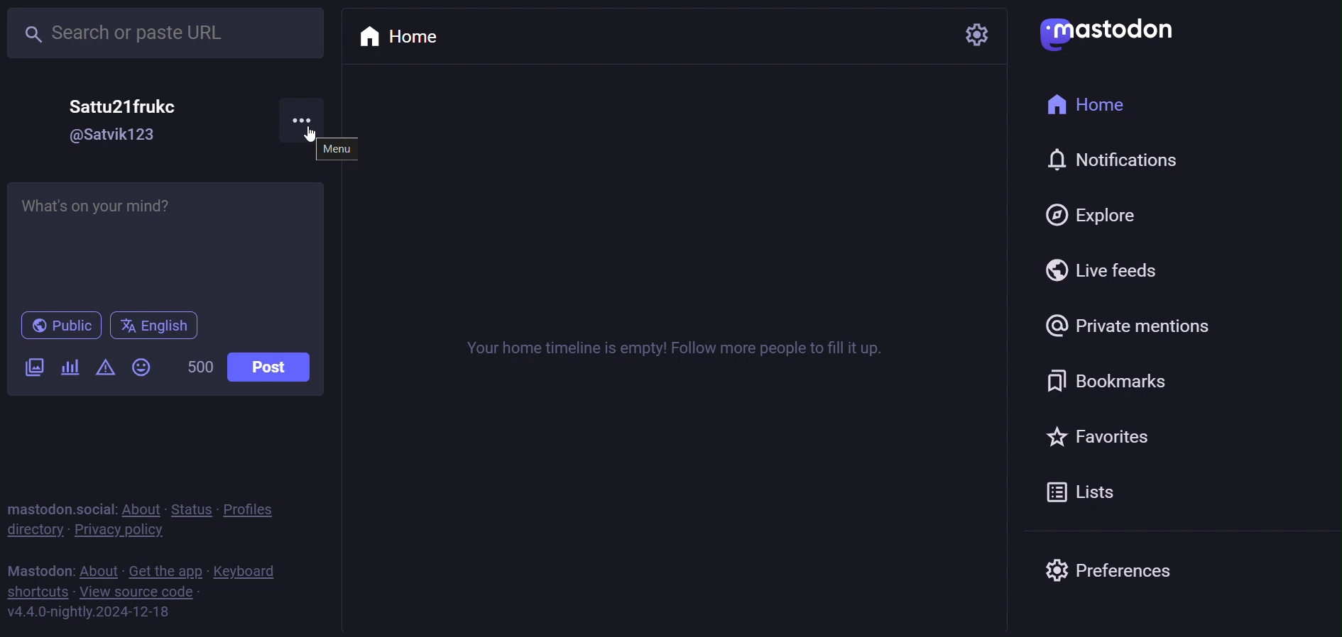  I want to click on add poll, so click(71, 370).